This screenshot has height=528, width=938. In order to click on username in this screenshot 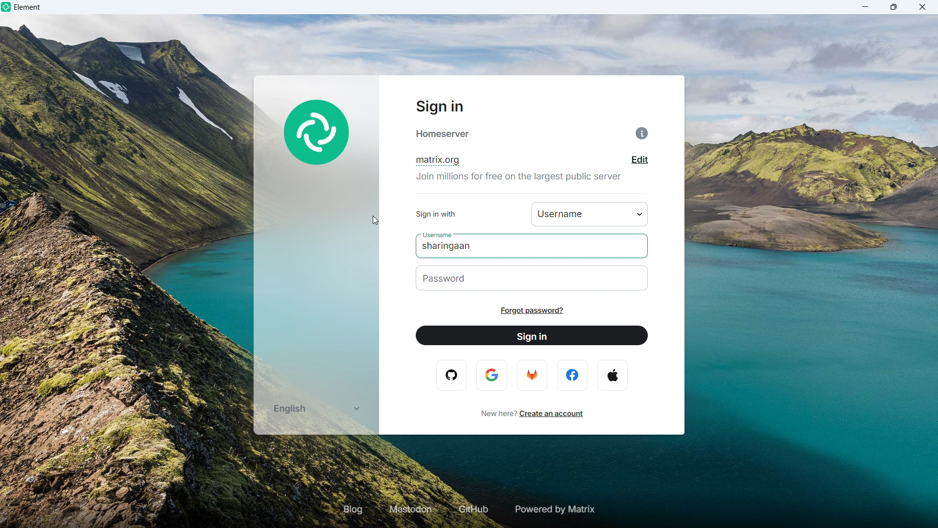, I will do `click(435, 234)`.